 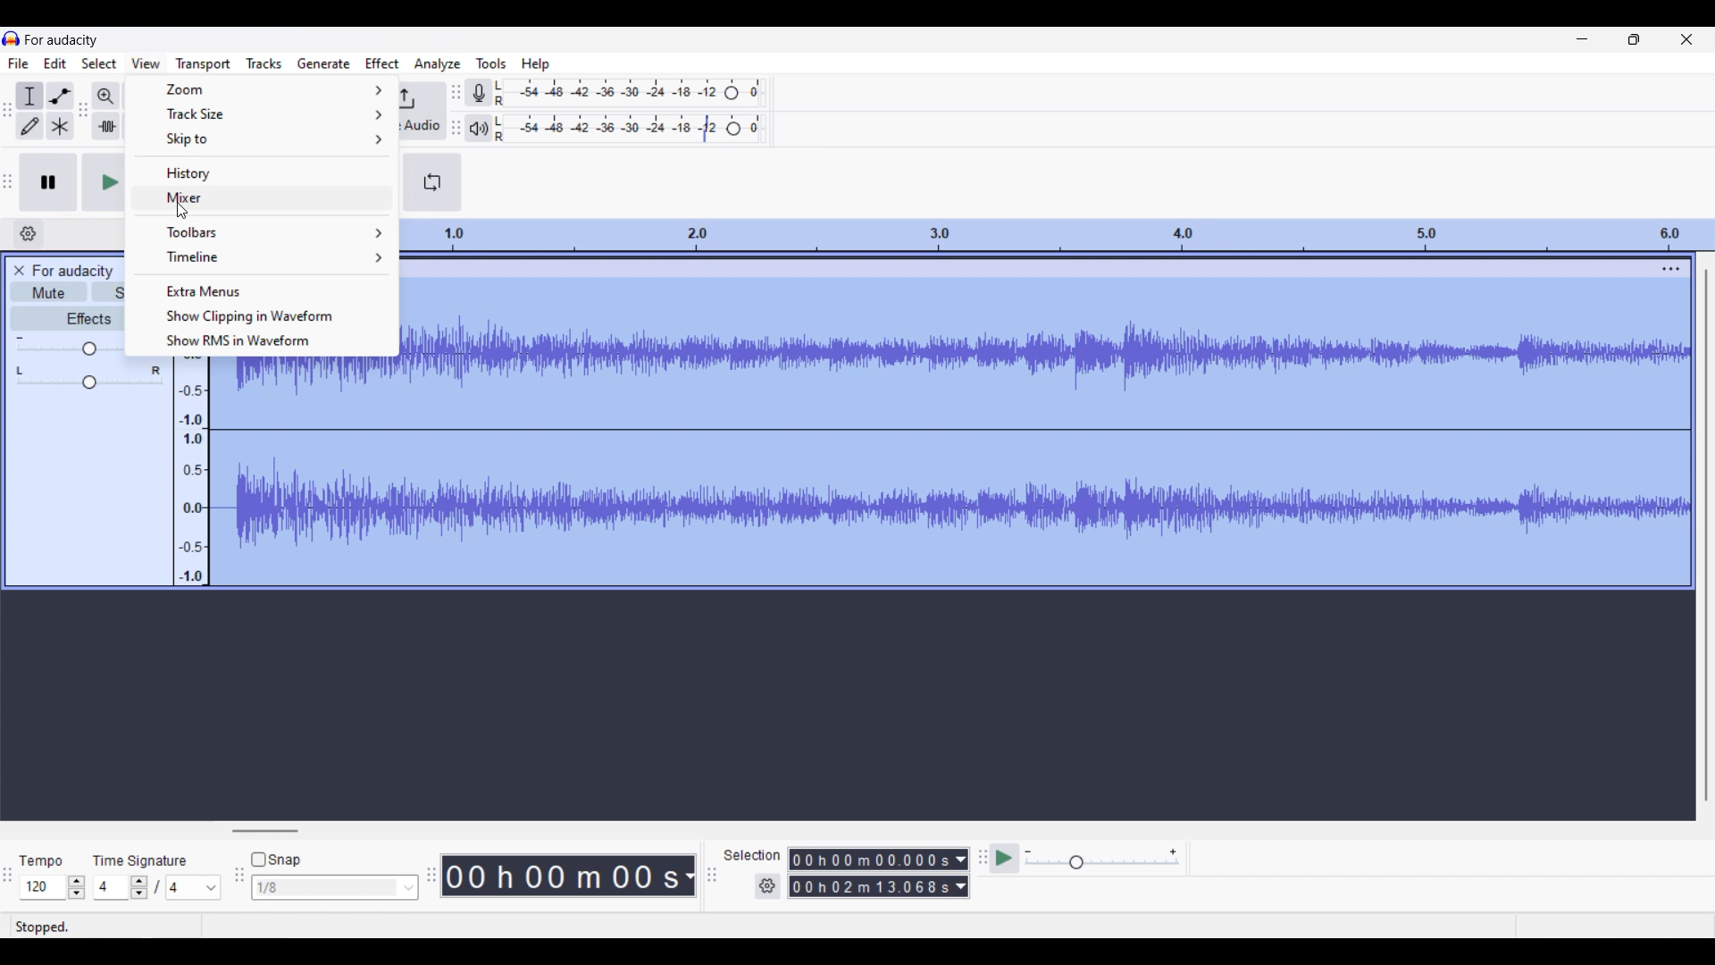 What do you see at coordinates (381, 63) in the screenshot?
I see `Effect menu` at bounding box center [381, 63].